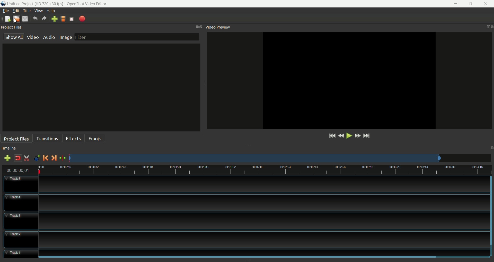 The width and height of the screenshot is (494, 262). I want to click on filter, so click(137, 37).